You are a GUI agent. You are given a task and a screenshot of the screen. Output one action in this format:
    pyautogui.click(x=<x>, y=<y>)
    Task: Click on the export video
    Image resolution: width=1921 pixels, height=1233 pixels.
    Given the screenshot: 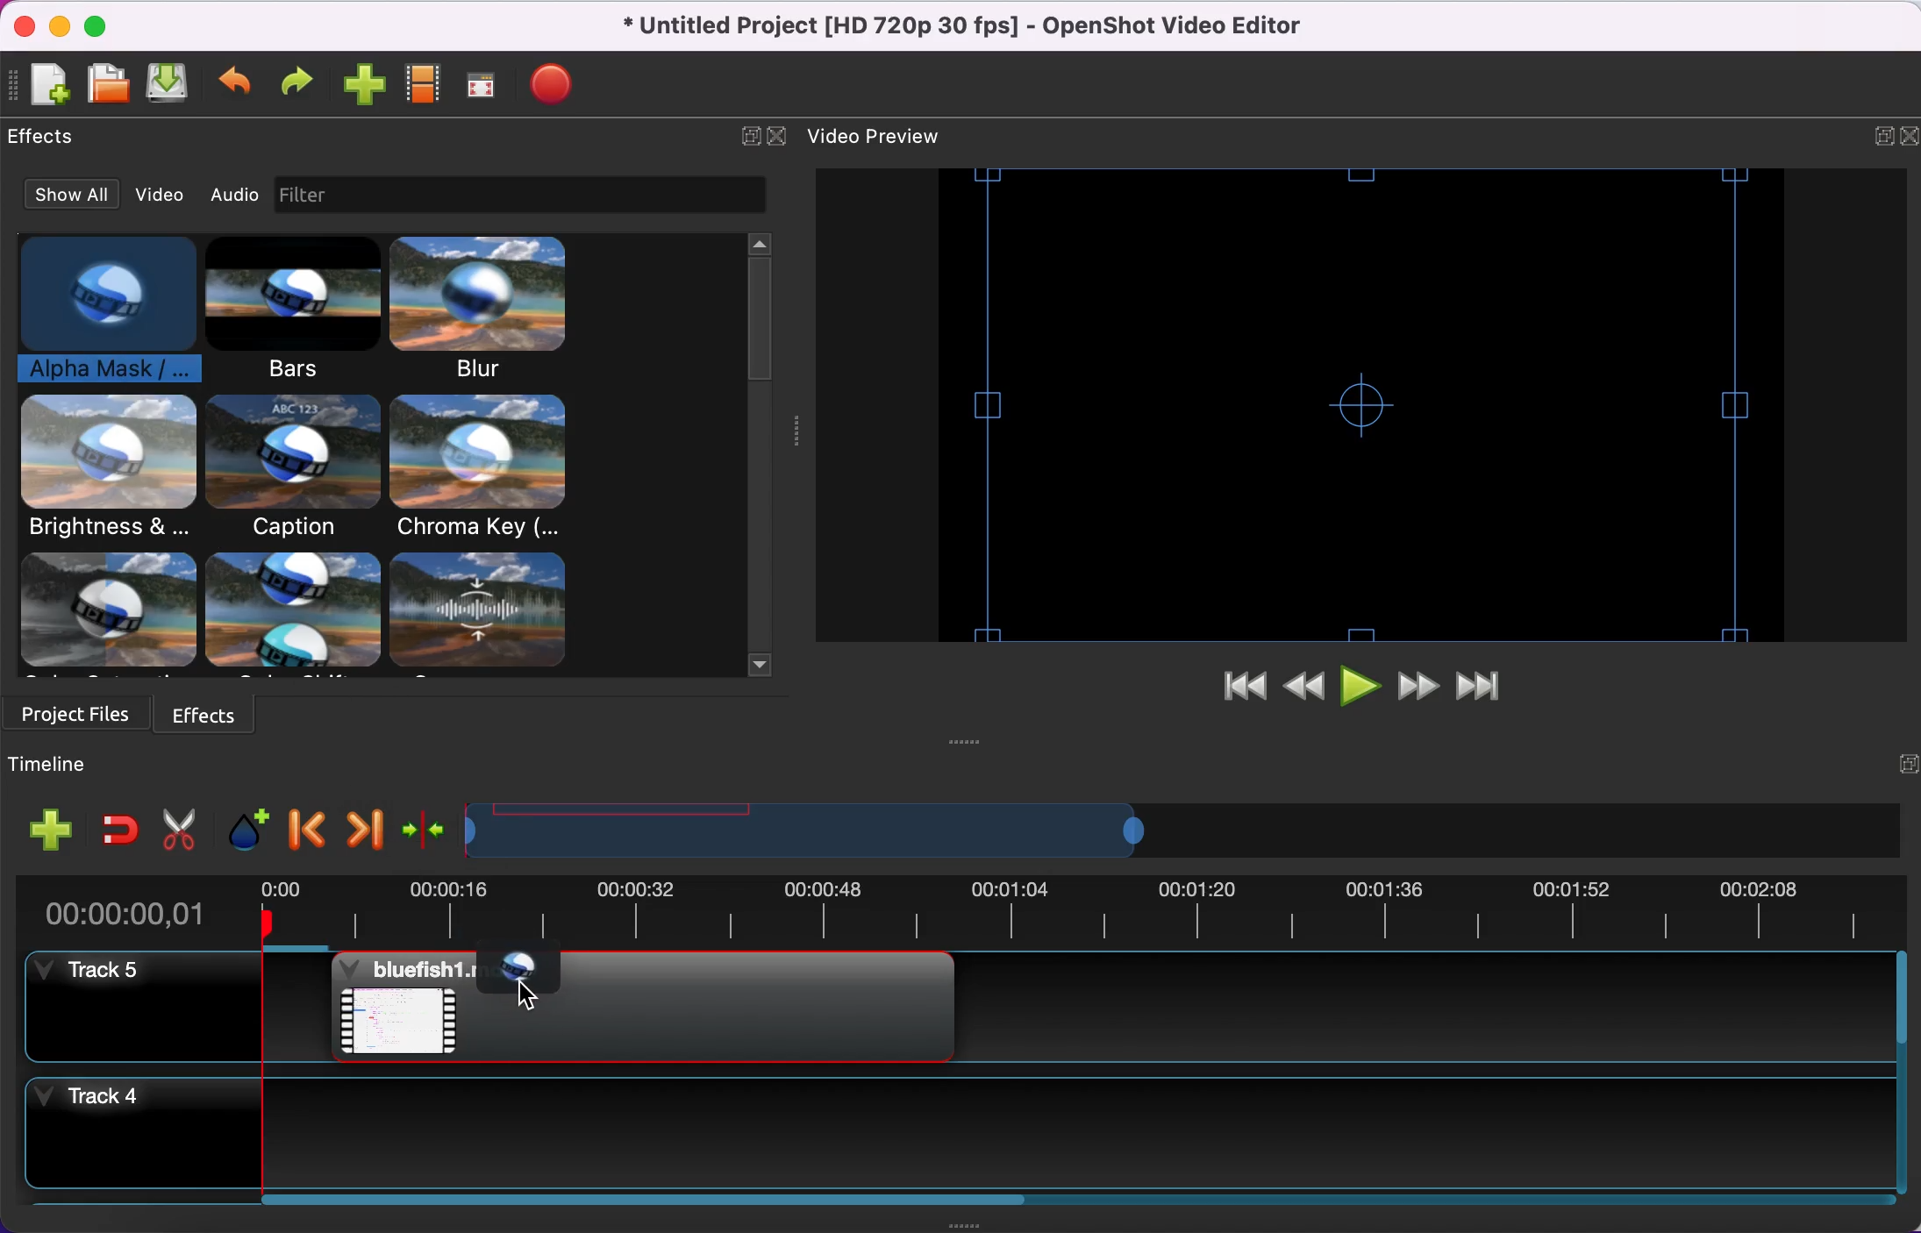 What is the action you would take?
    pyautogui.click(x=556, y=88)
    